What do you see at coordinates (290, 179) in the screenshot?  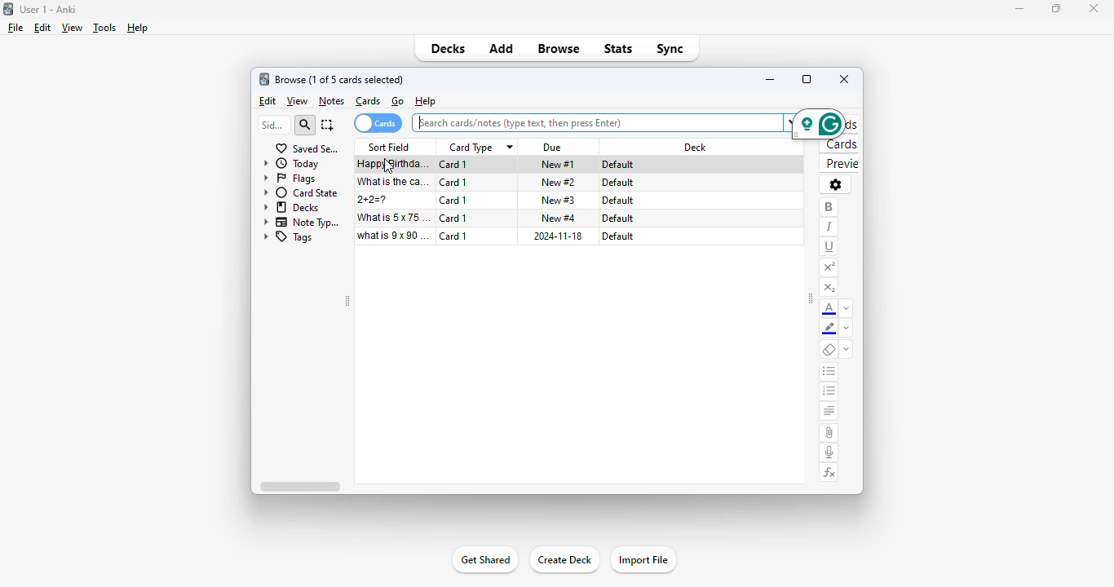 I see `flags` at bounding box center [290, 179].